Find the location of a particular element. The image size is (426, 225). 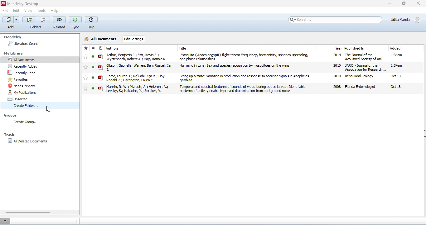

add to favorite is located at coordinates (85, 89).